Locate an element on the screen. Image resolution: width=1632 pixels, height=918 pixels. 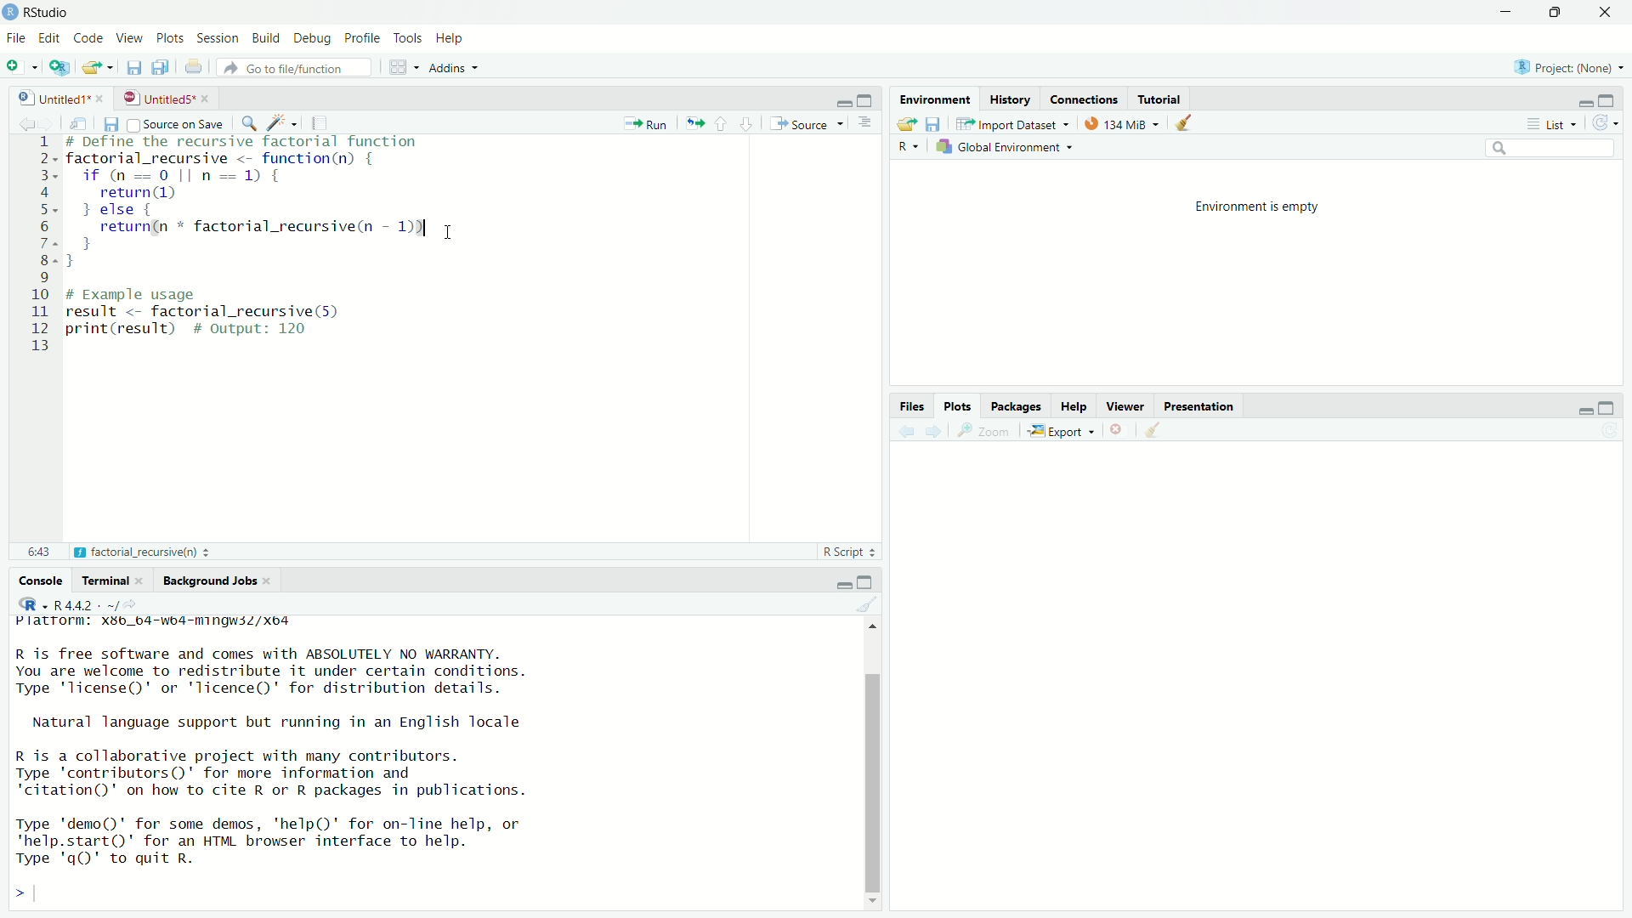
Connections is located at coordinates (1085, 97).